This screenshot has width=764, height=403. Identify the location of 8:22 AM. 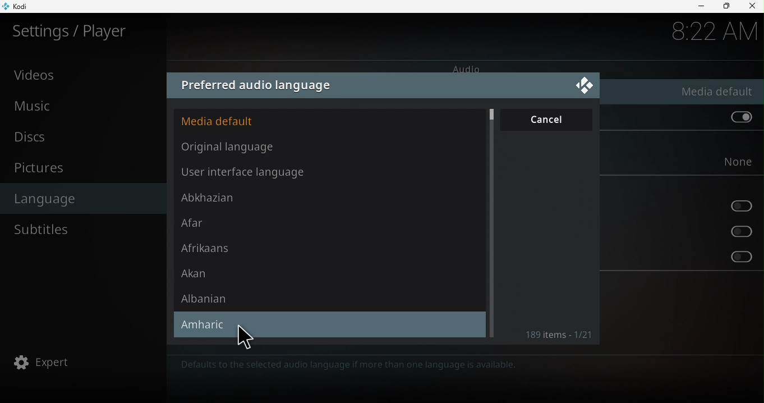
(713, 31).